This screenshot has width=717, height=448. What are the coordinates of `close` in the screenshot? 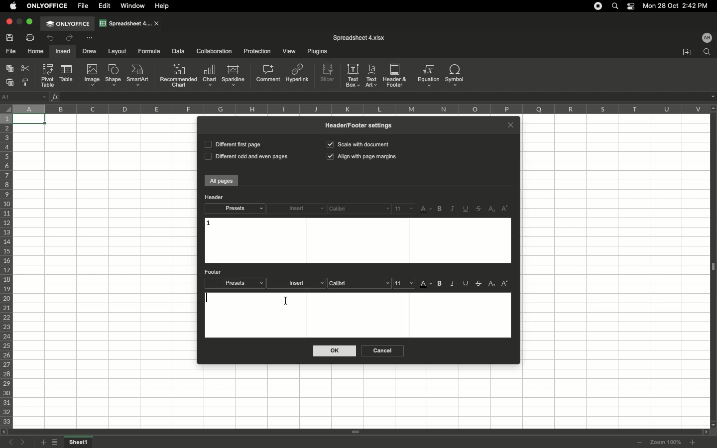 It's located at (157, 24).